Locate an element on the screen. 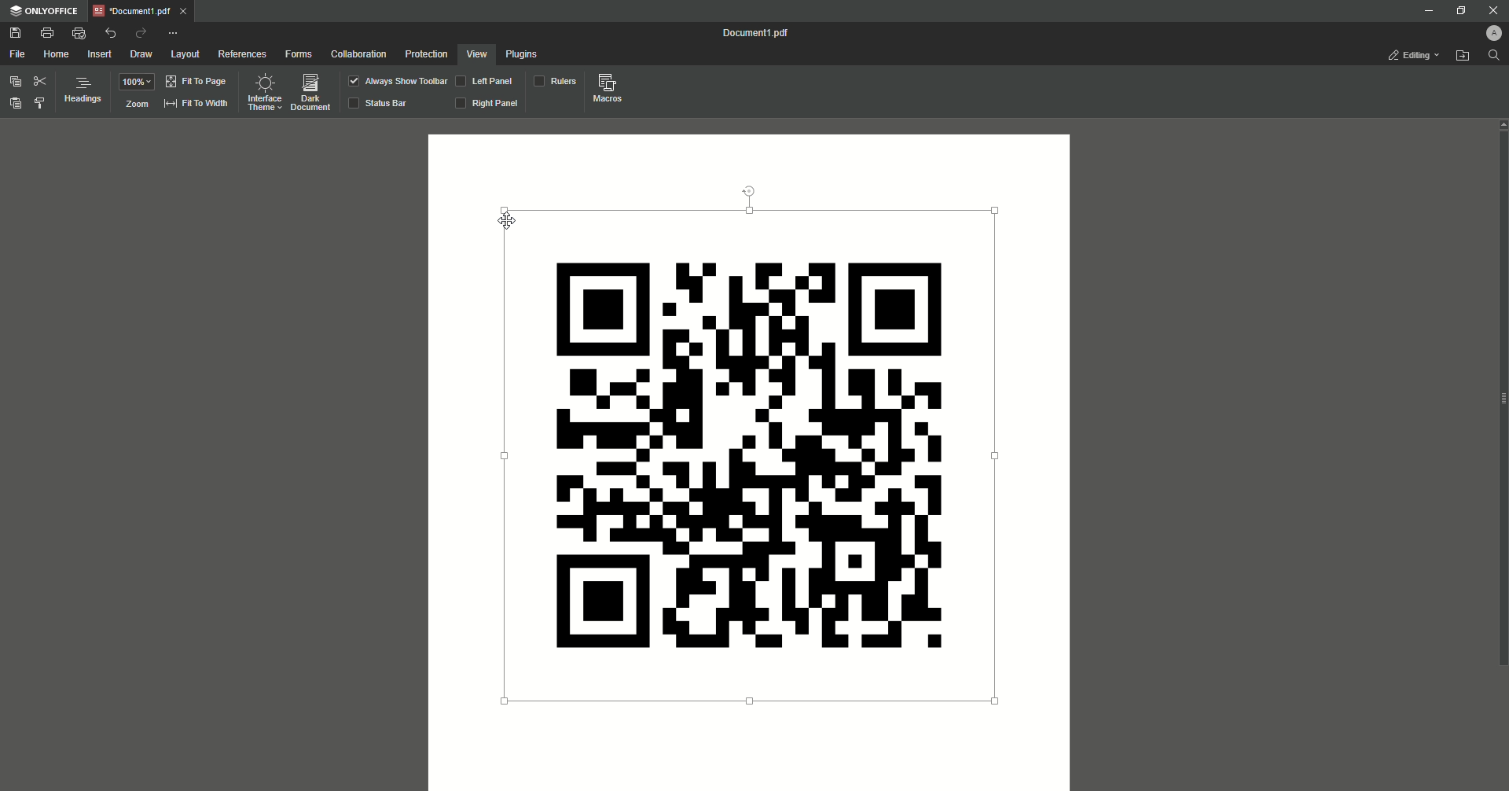 The height and width of the screenshot is (791, 1509). Draw is located at coordinates (142, 54).